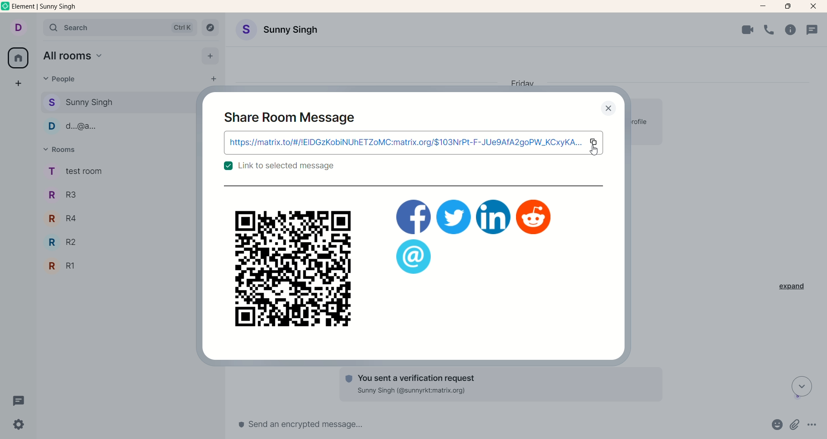 This screenshot has height=439, width=827. I want to click on create a space, so click(19, 85).